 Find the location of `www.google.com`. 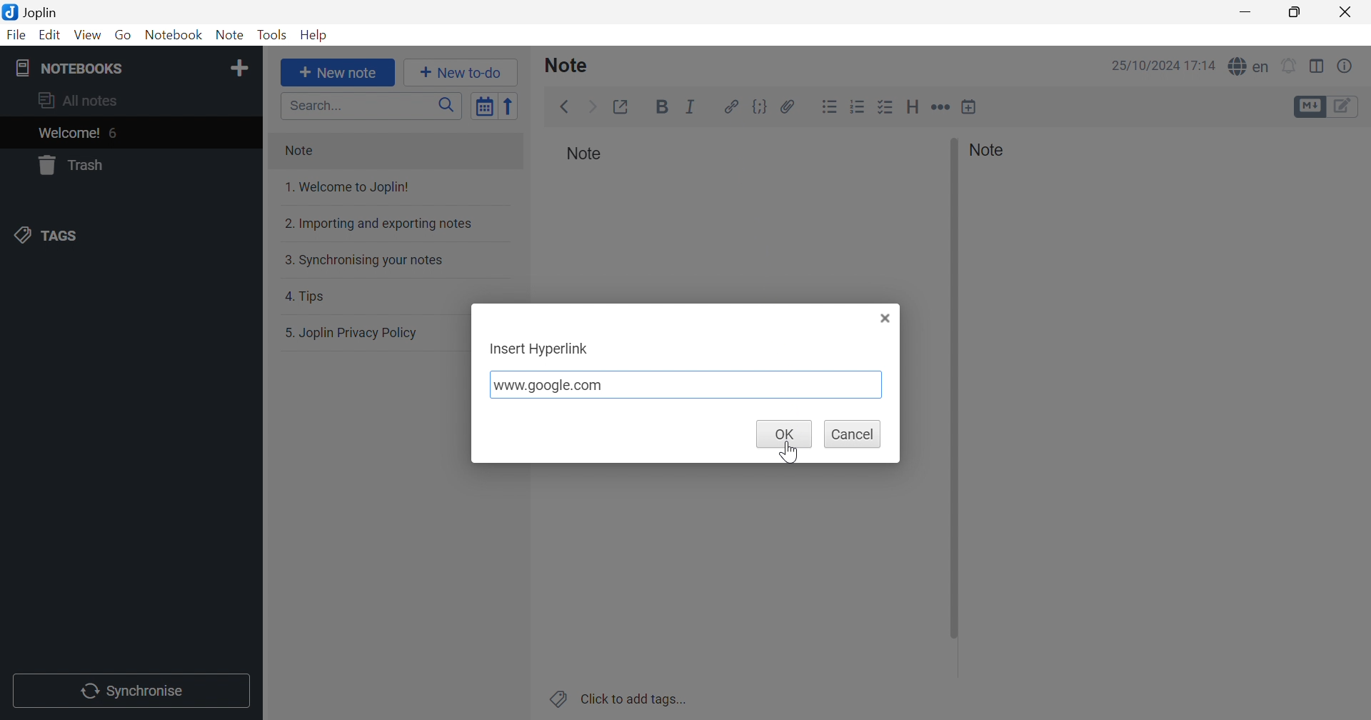

www.google.com is located at coordinates (687, 384).